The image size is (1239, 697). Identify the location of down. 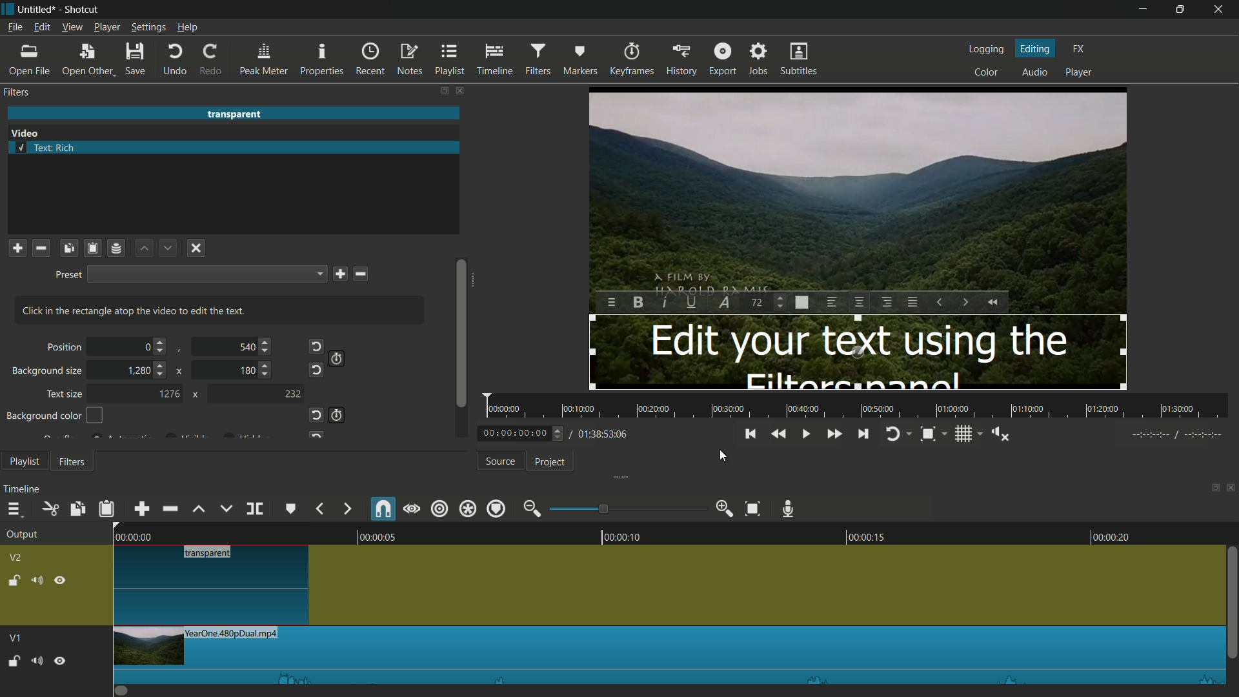
(166, 248).